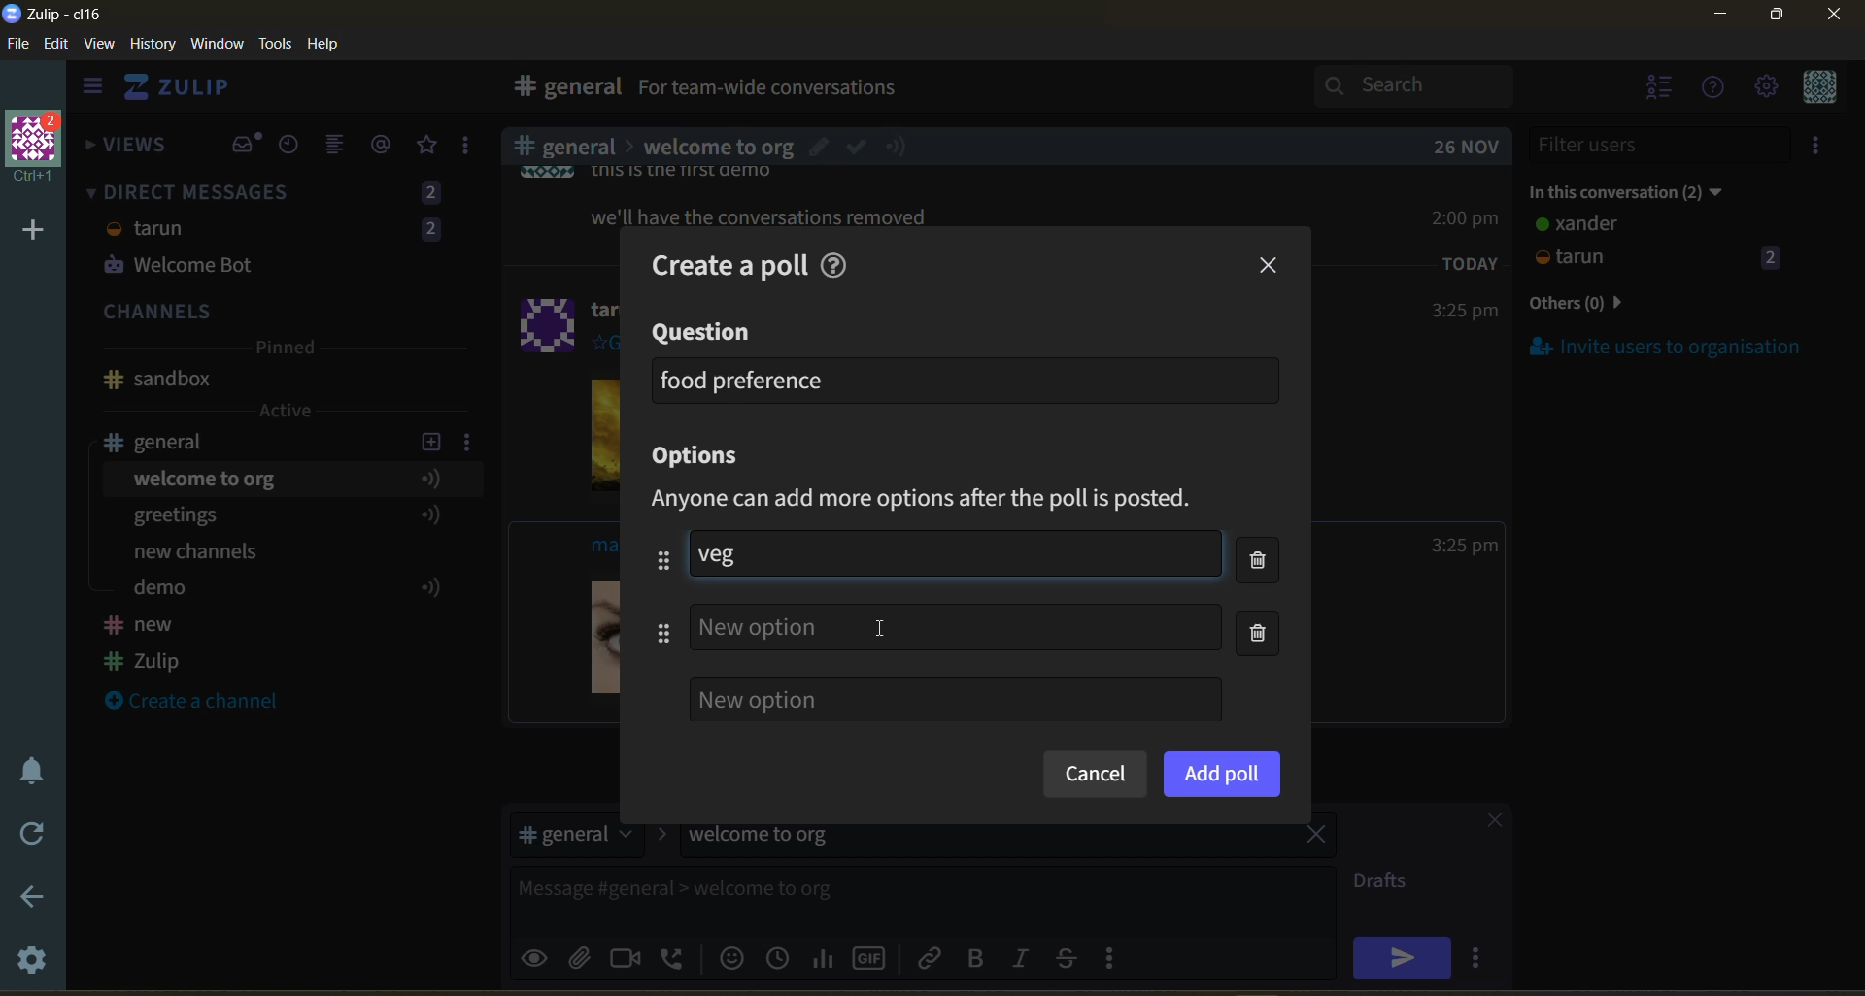  What do you see at coordinates (30, 898) in the screenshot?
I see `go back` at bounding box center [30, 898].